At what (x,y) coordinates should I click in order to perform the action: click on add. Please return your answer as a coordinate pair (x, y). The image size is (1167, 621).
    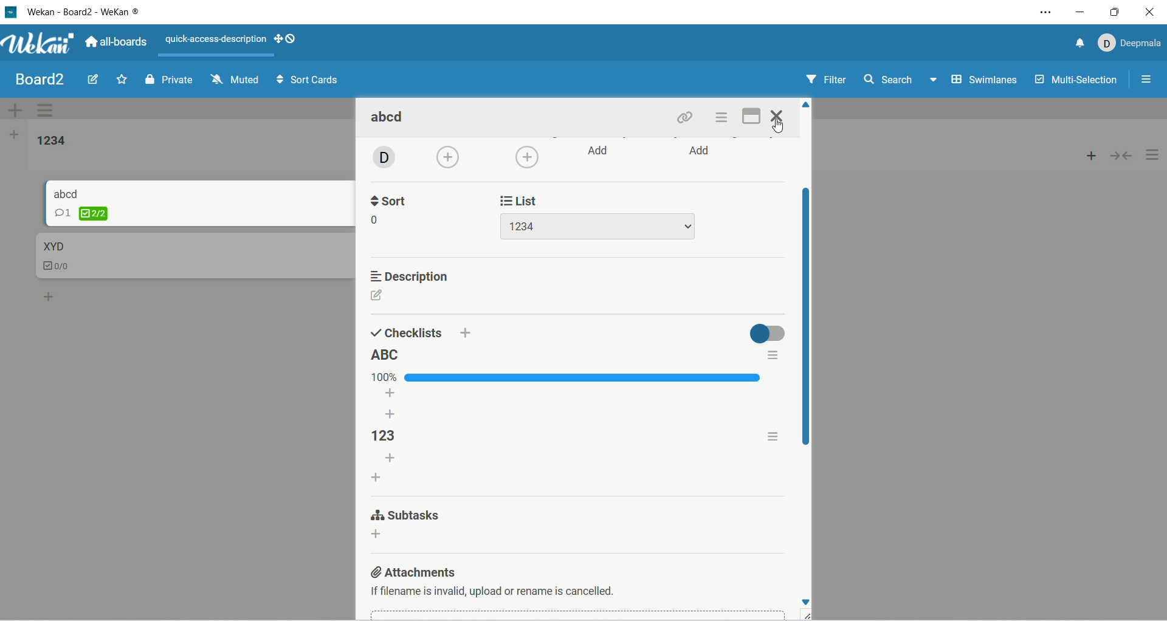
    Looking at the image, I should click on (600, 151).